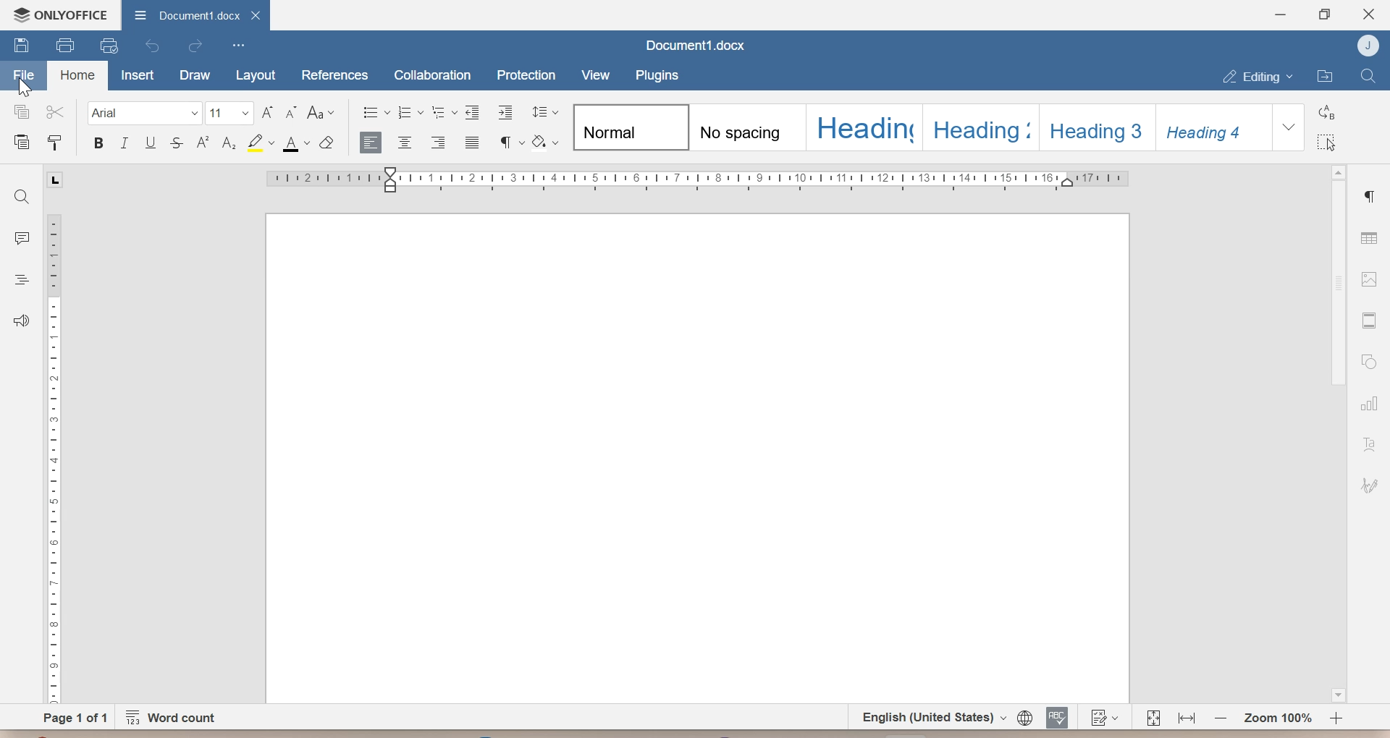 The width and height of the screenshot is (1390, 738). Describe the element at coordinates (406, 143) in the screenshot. I see `Align center` at that location.